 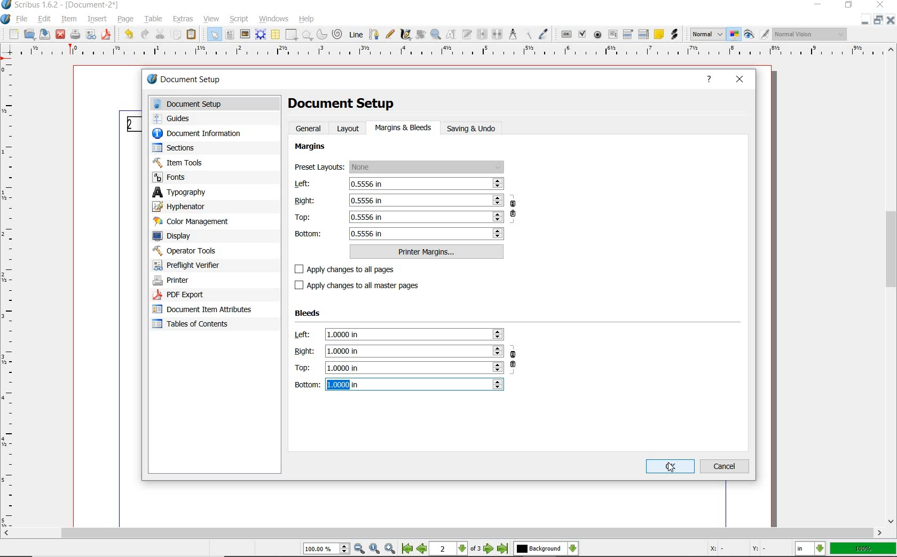 What do you see at coordinates (191, 295) in the screenshot?
I see `pdf export` at bounding box center [191, 295].